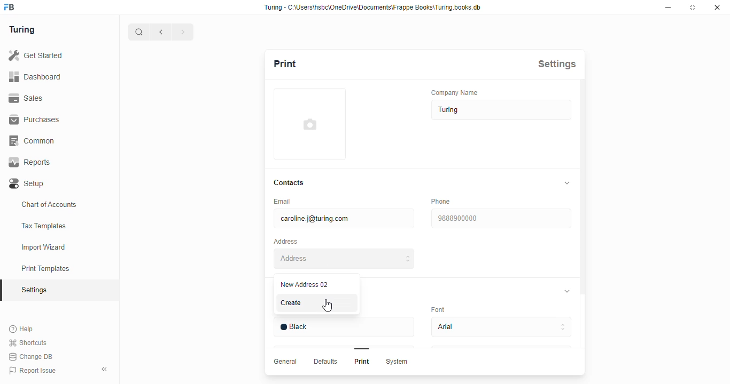 This screenshot has width=730, height=384. I want to click on toggle sidebar, so click(106, 369).